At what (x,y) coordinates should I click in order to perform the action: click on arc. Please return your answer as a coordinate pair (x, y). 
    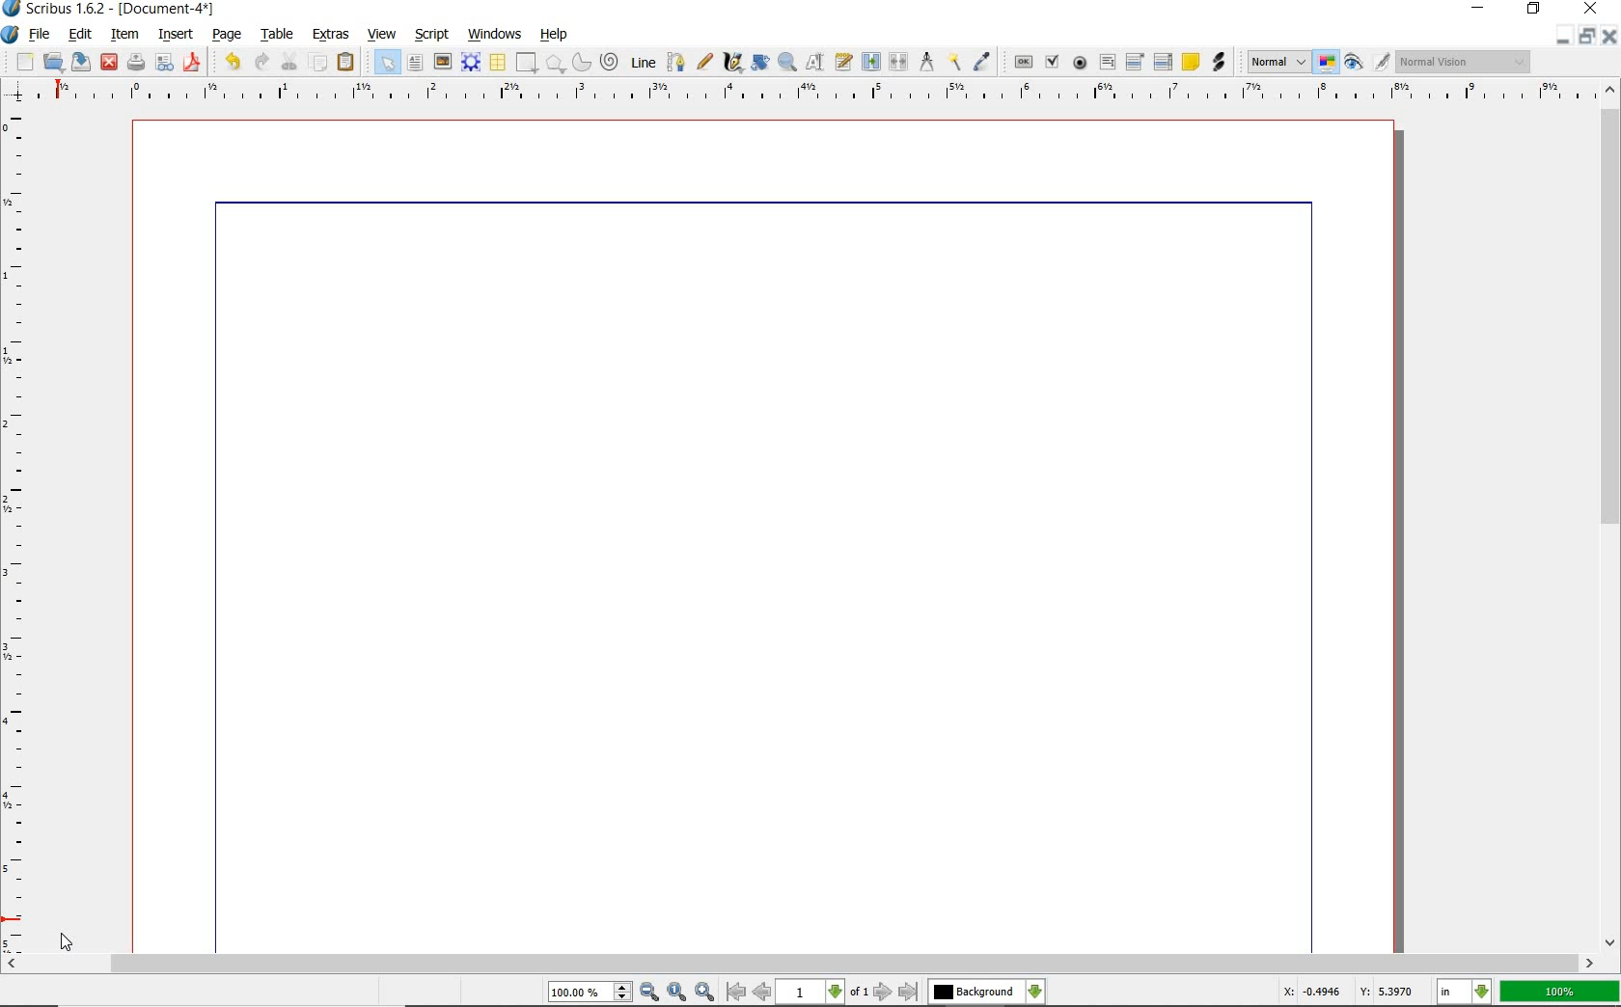
    Looking at the image, I should click on (580, 62).